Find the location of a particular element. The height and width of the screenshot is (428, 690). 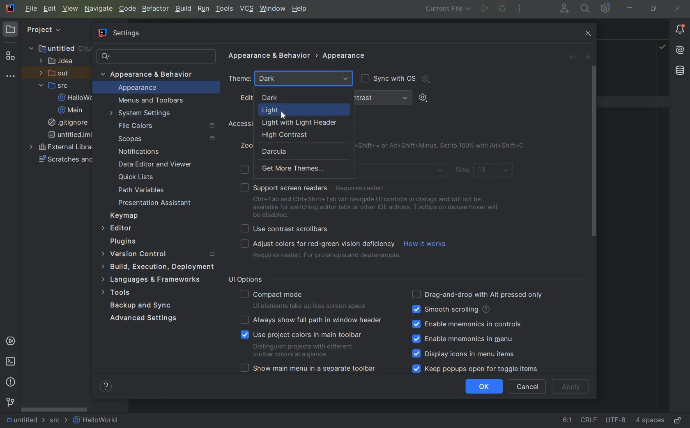

no problem highlighted is located at coordinates (662, 46).